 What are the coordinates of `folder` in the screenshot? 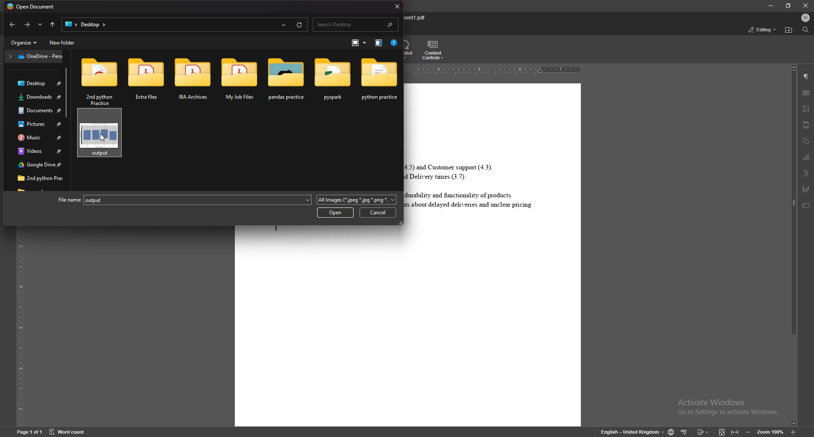 It's located at (34, 165).